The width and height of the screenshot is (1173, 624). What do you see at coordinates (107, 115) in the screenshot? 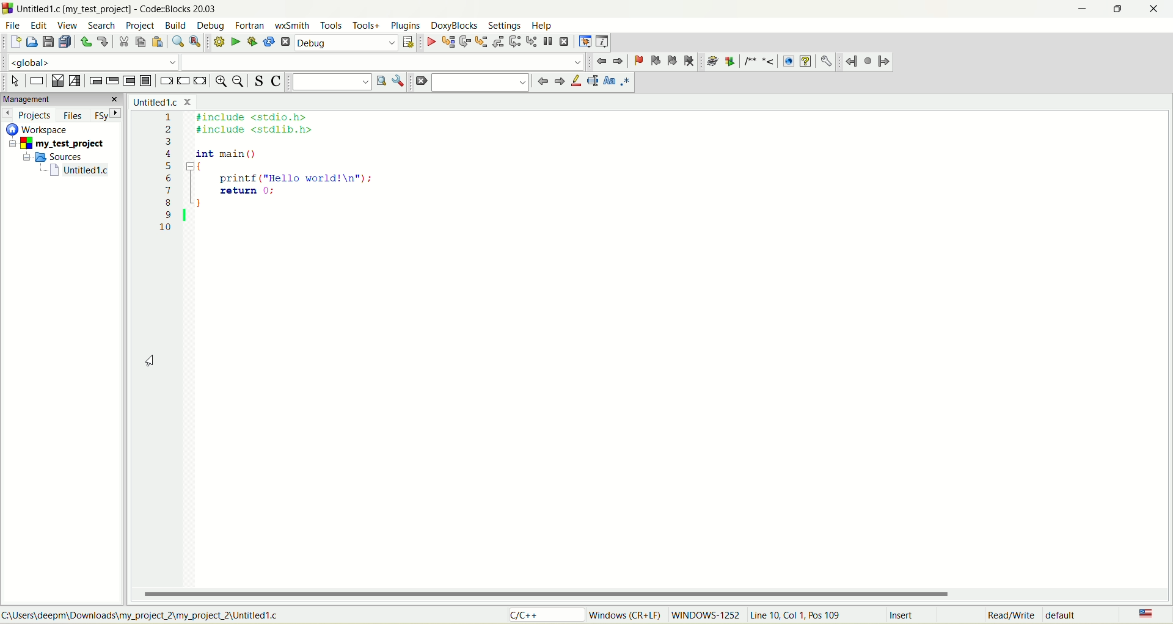
I see `Fsy` at bounding box center [107, 115].